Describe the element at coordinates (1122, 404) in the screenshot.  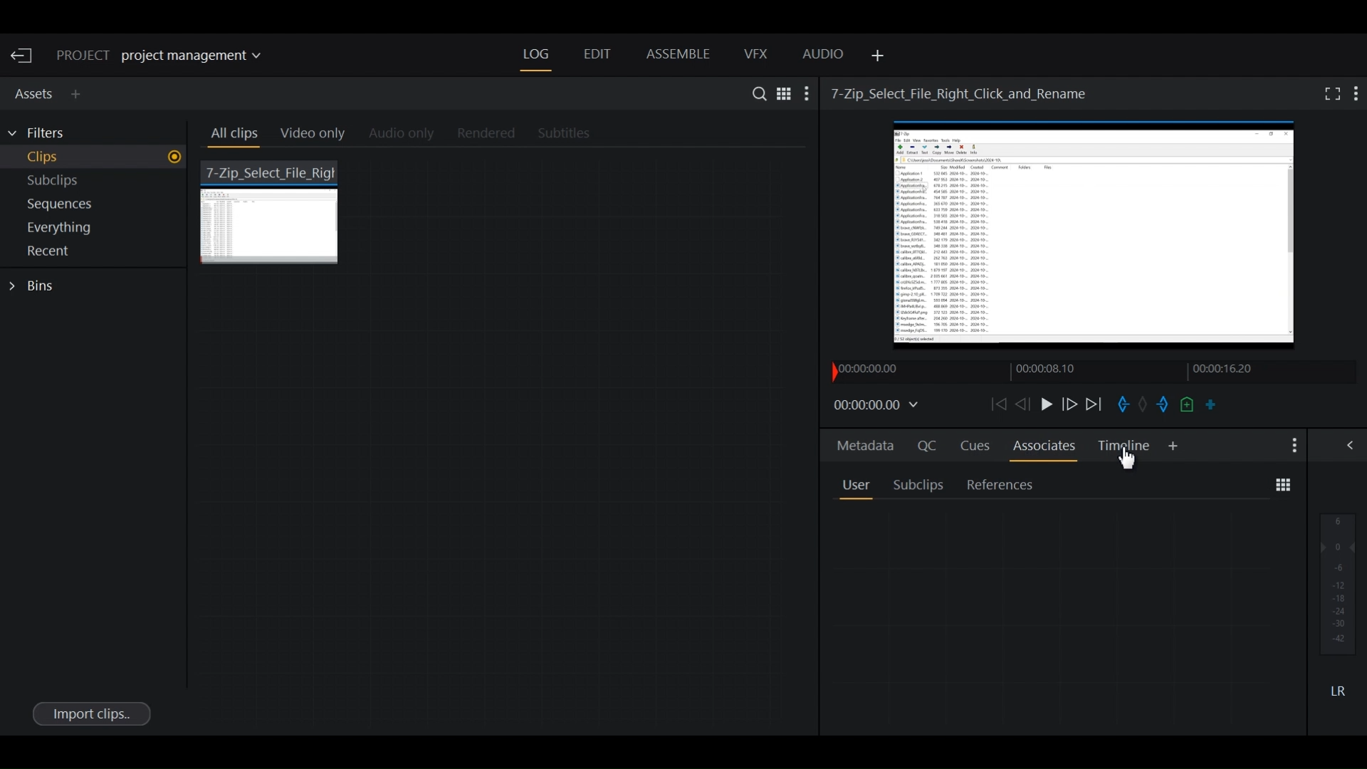
I see `Mark in` at that location.